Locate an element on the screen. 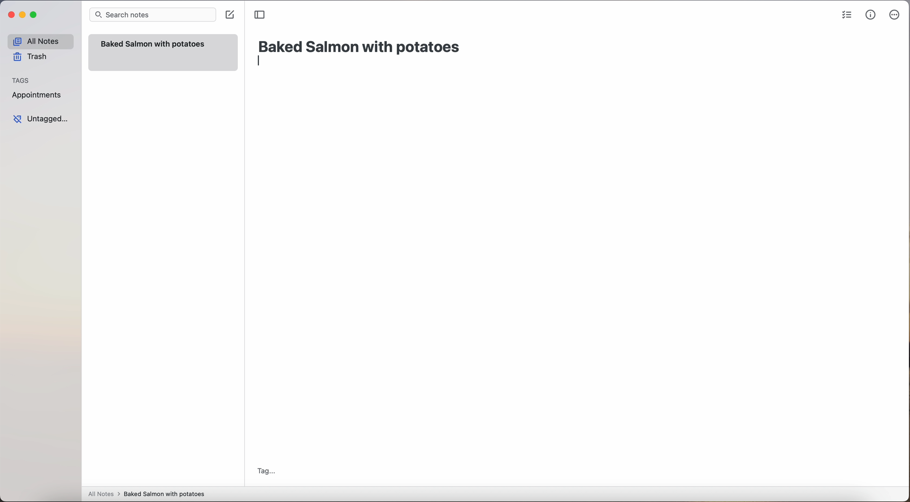  title is located at coordinates (361, 46).